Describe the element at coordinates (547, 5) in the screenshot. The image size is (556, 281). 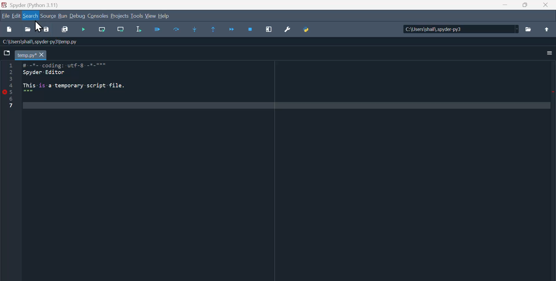
I see `close` at that location.